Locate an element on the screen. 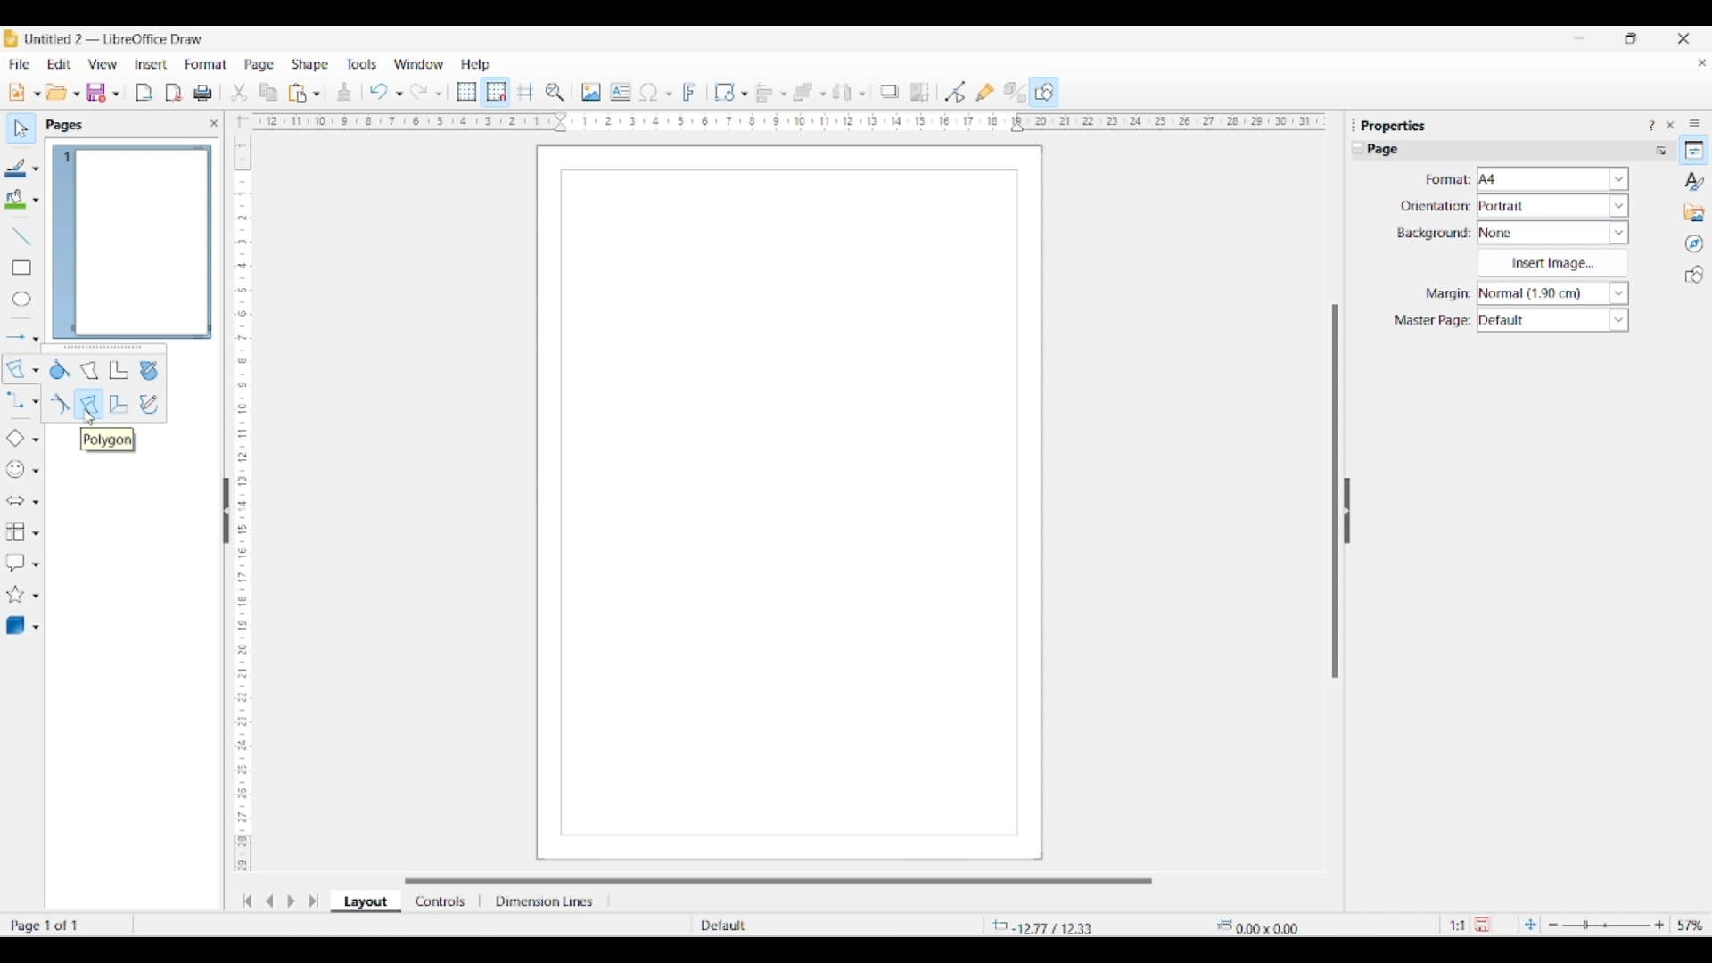 The height and width of the screenshot is (963, 1712). Insert image is located at coordinates (591, 92).